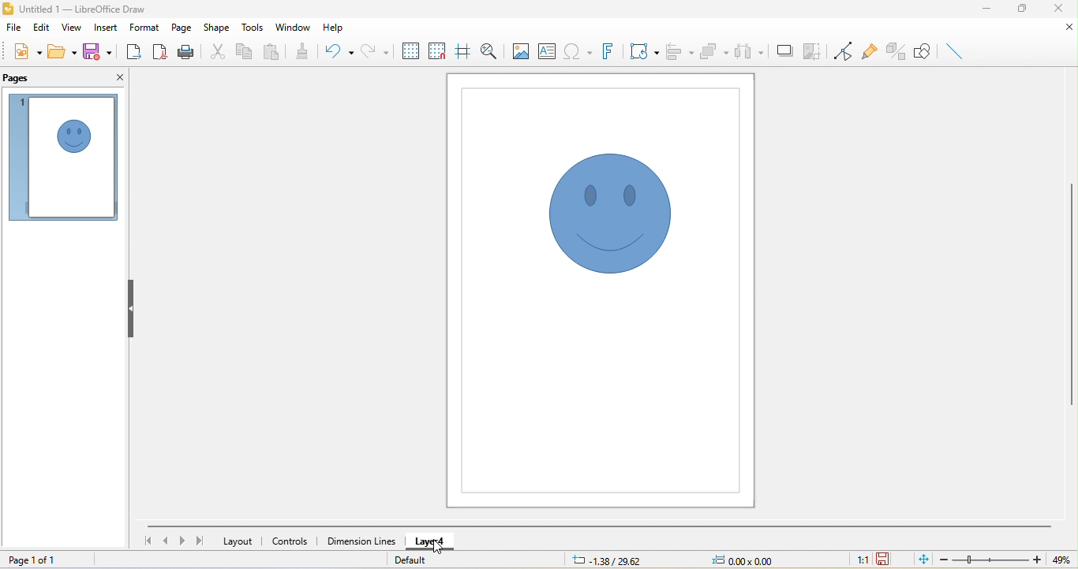  Describe the element at coordinates (919, 560) in the screenshot. I see `fit to the current window` at that location.